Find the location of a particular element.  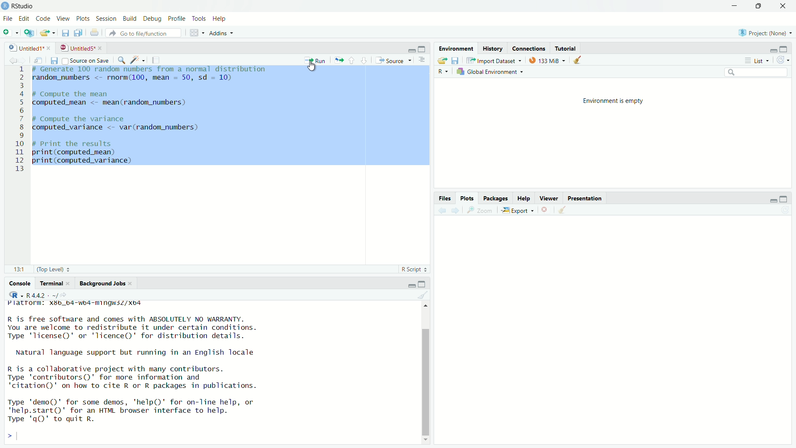

history is located at coordinates (494, 48).